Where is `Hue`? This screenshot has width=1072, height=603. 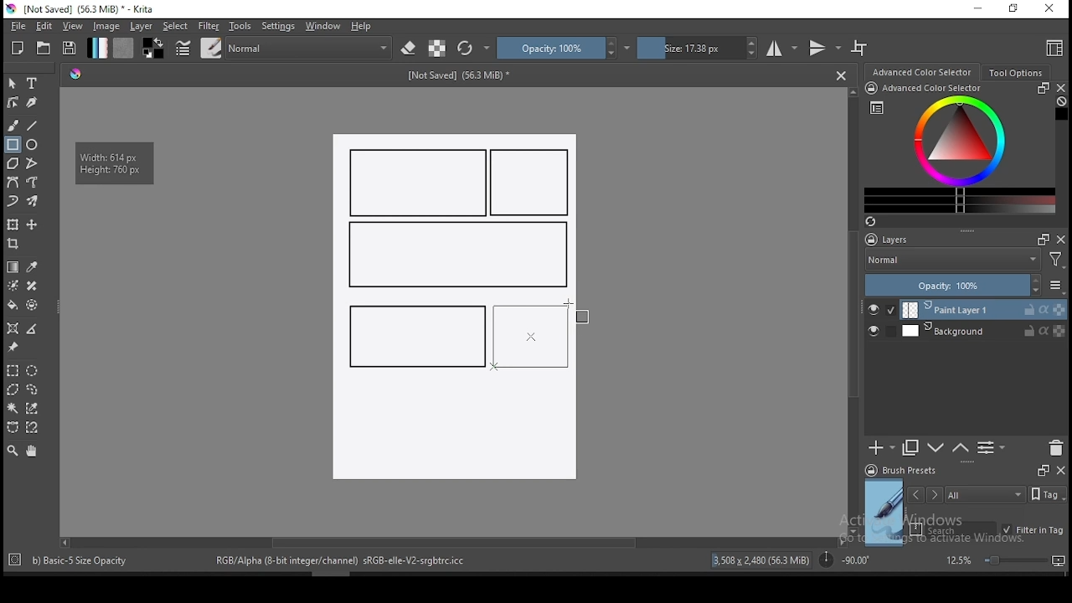 Hue is located at coordinates (75, 74).